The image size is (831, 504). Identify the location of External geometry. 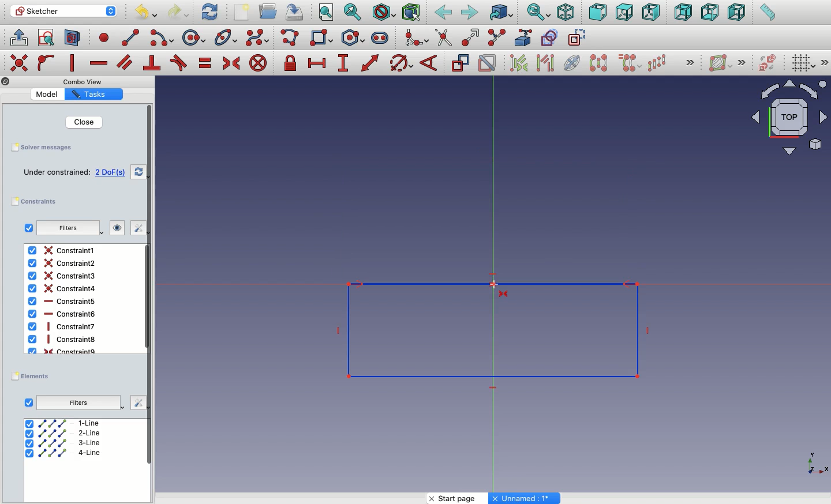
(522, 37).